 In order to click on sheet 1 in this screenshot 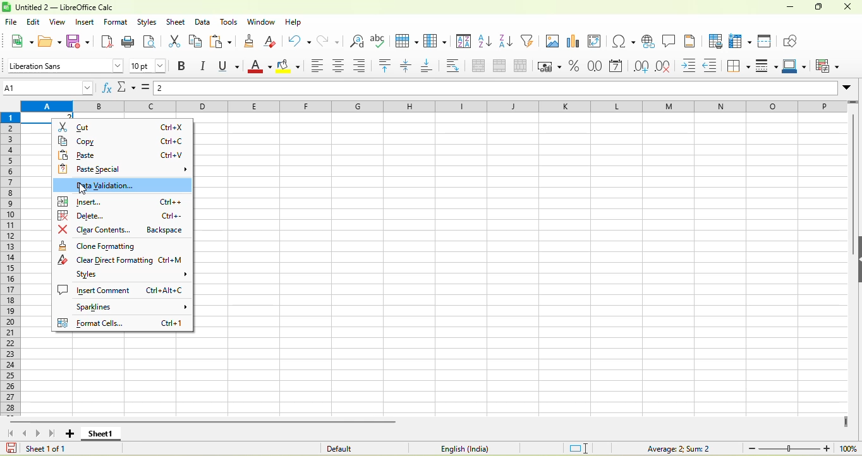, I will do `click(105, 434)`.